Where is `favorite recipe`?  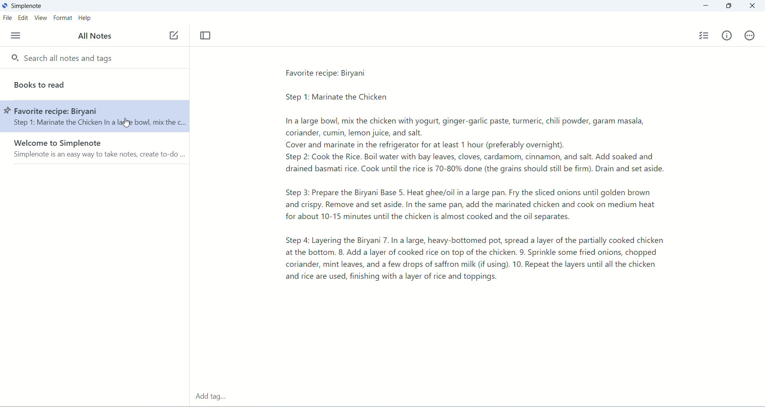 favorite recipe is located at coordinates (94, 115).